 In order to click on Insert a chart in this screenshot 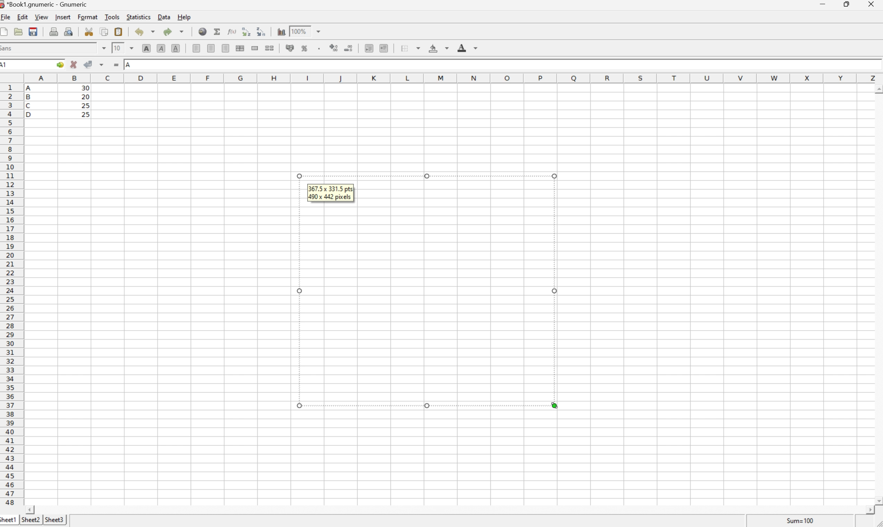, I will do `click(281, 30)`.